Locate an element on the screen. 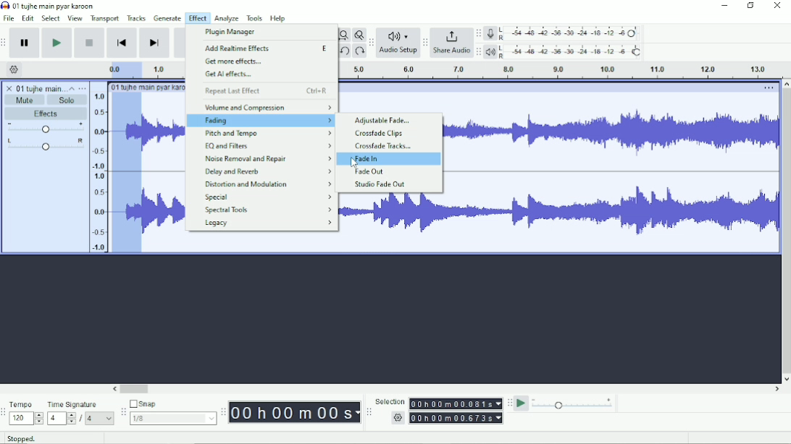  / is located at coordinates (82, 419).